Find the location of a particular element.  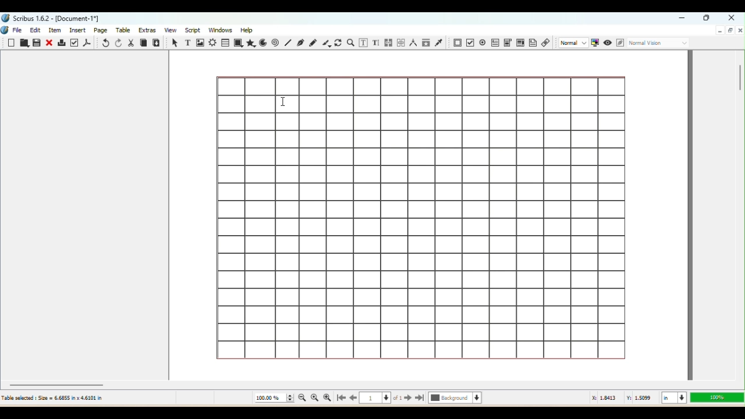

Render Frame is located at coordinates (212, 42).